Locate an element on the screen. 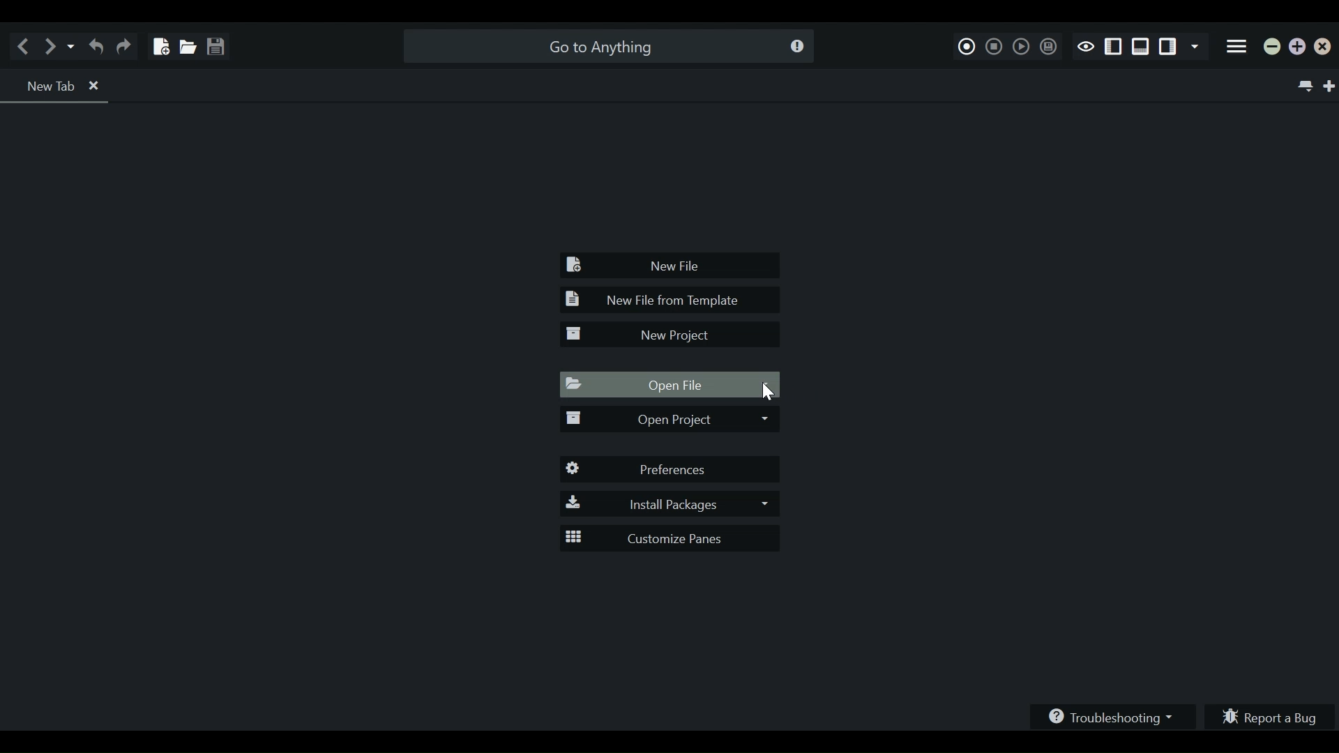 This screenshot has height=753, width=1339. Show/Hide Left Pane  is located at coordinates (1170, 48).